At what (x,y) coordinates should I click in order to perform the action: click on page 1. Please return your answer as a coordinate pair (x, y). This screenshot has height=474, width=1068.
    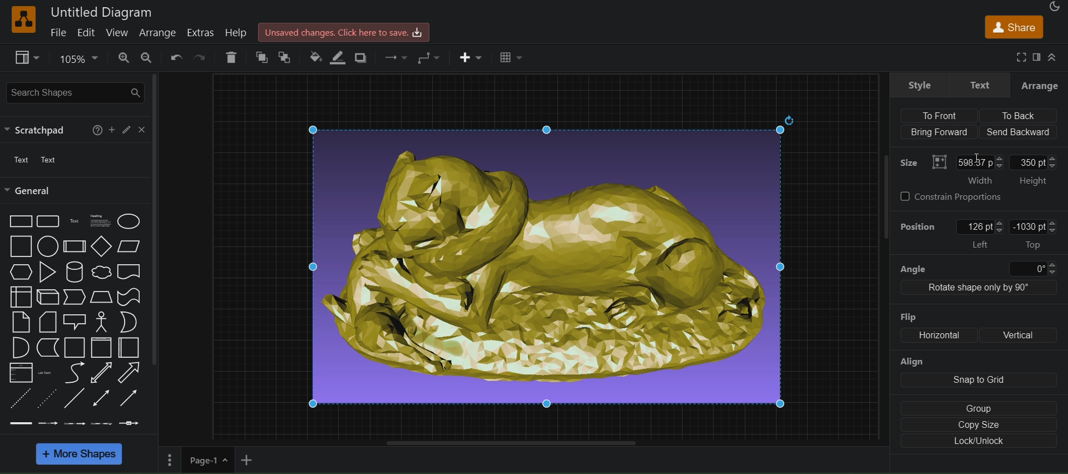
    Looking at the image, I should click on (209, 461).